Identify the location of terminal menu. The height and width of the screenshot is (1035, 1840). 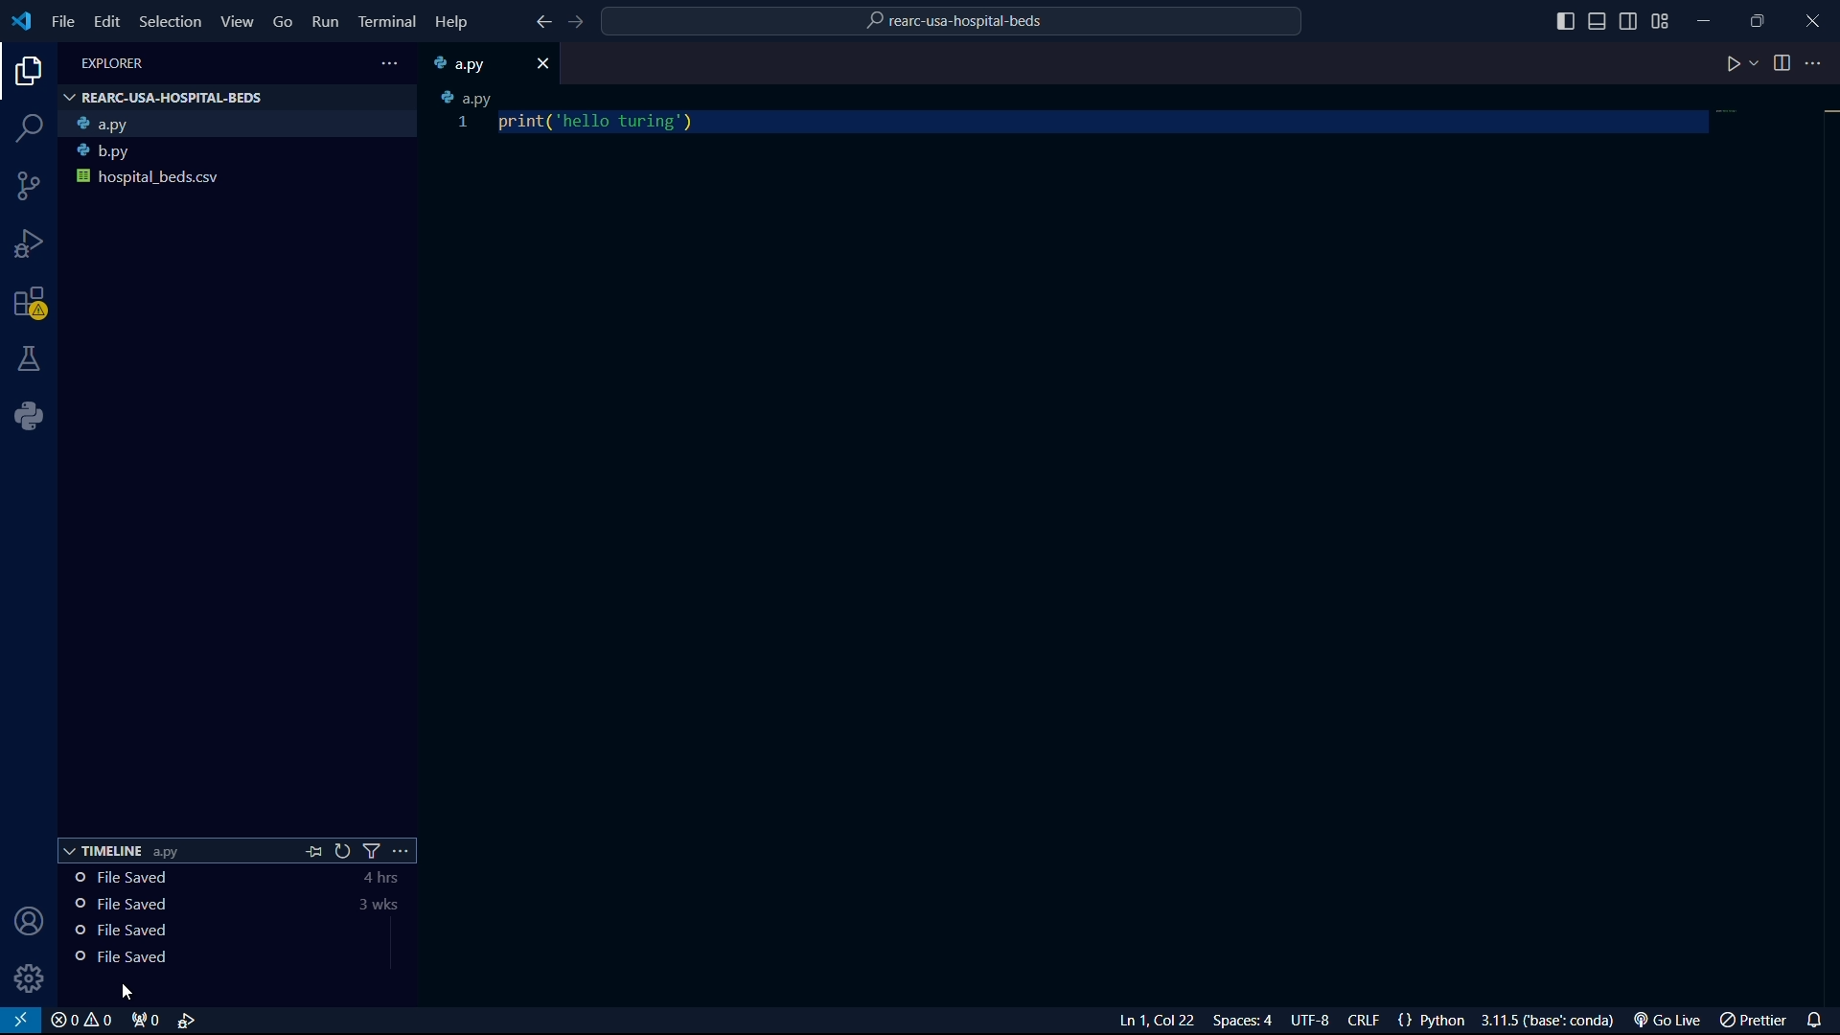
(387, 23).